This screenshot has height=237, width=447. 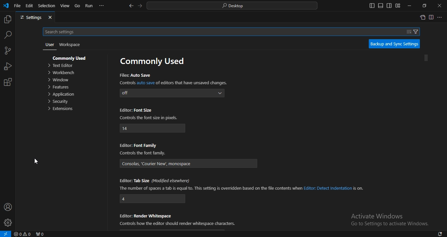 I want to click on off, so click(x=171, y=94).